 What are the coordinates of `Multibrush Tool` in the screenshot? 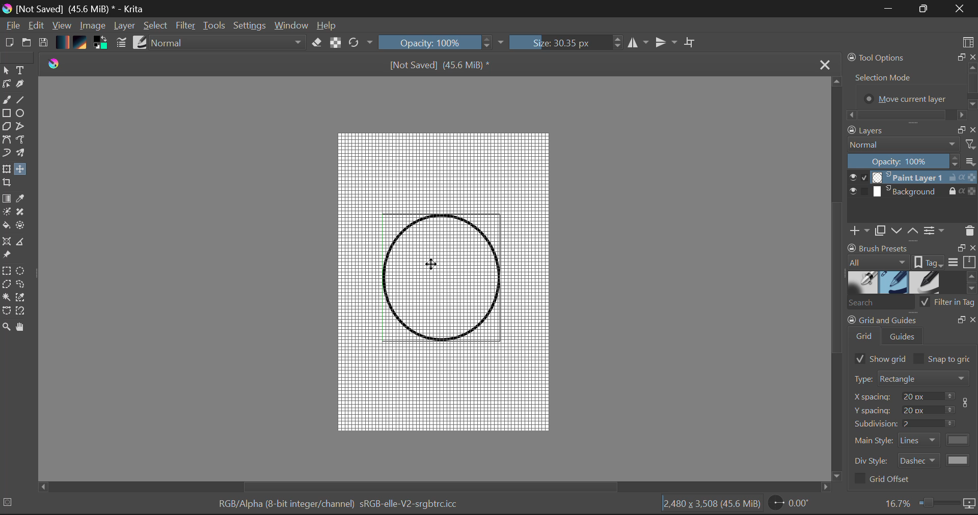 It's located at (24, 155).